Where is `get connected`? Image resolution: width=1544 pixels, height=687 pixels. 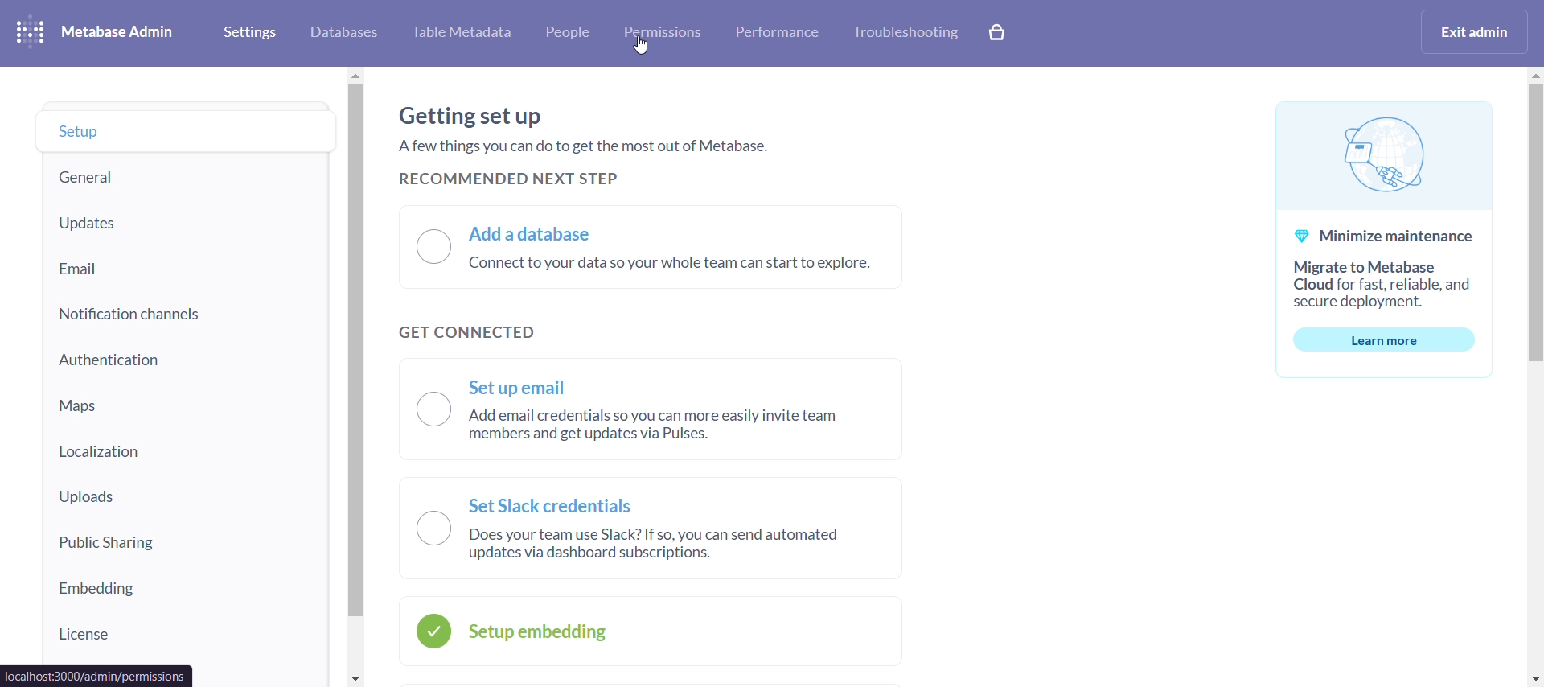 get connected is located at coordinates (474, 330).